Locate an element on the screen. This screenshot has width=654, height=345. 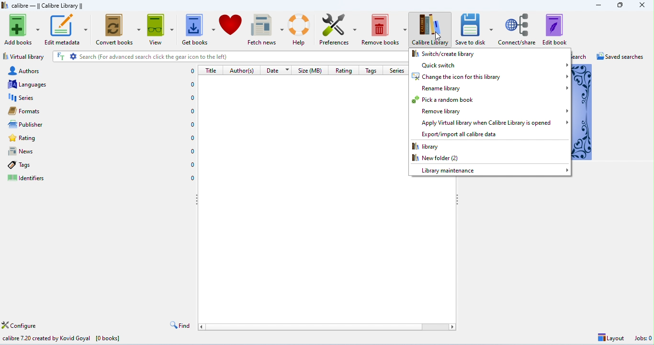
maximize is located at coordinates (620, 5).